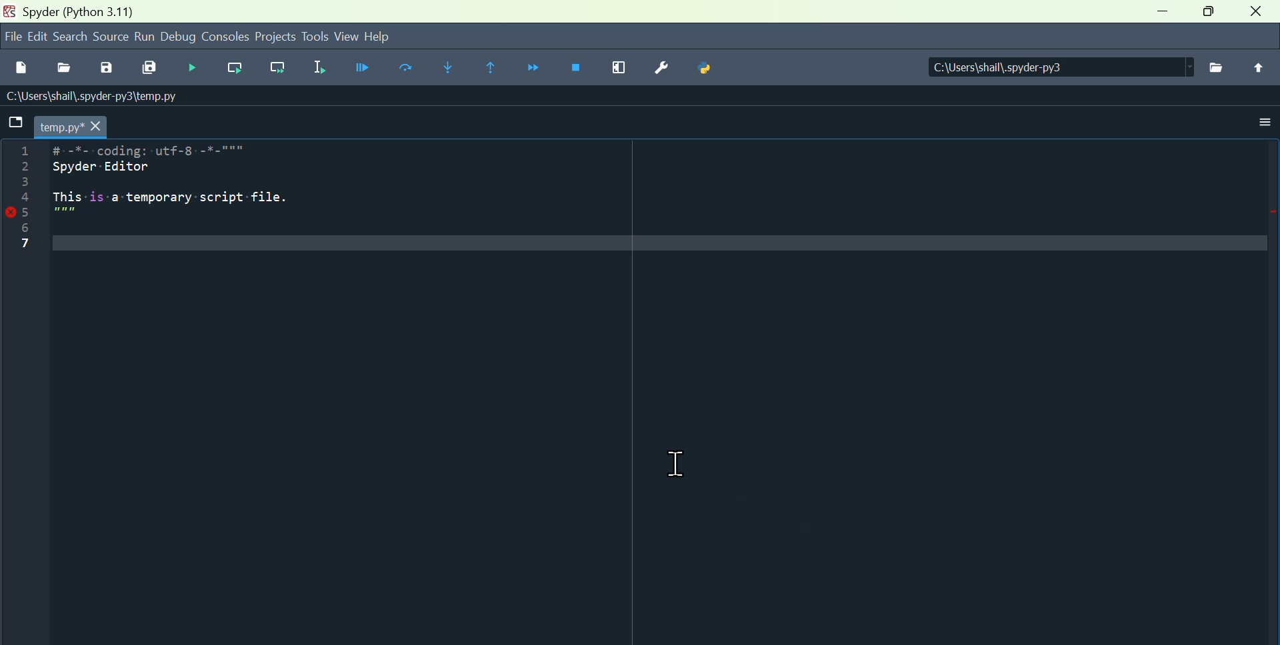 This screenshot has height=645, width=1280. I want to click on save, so click(109, 71).